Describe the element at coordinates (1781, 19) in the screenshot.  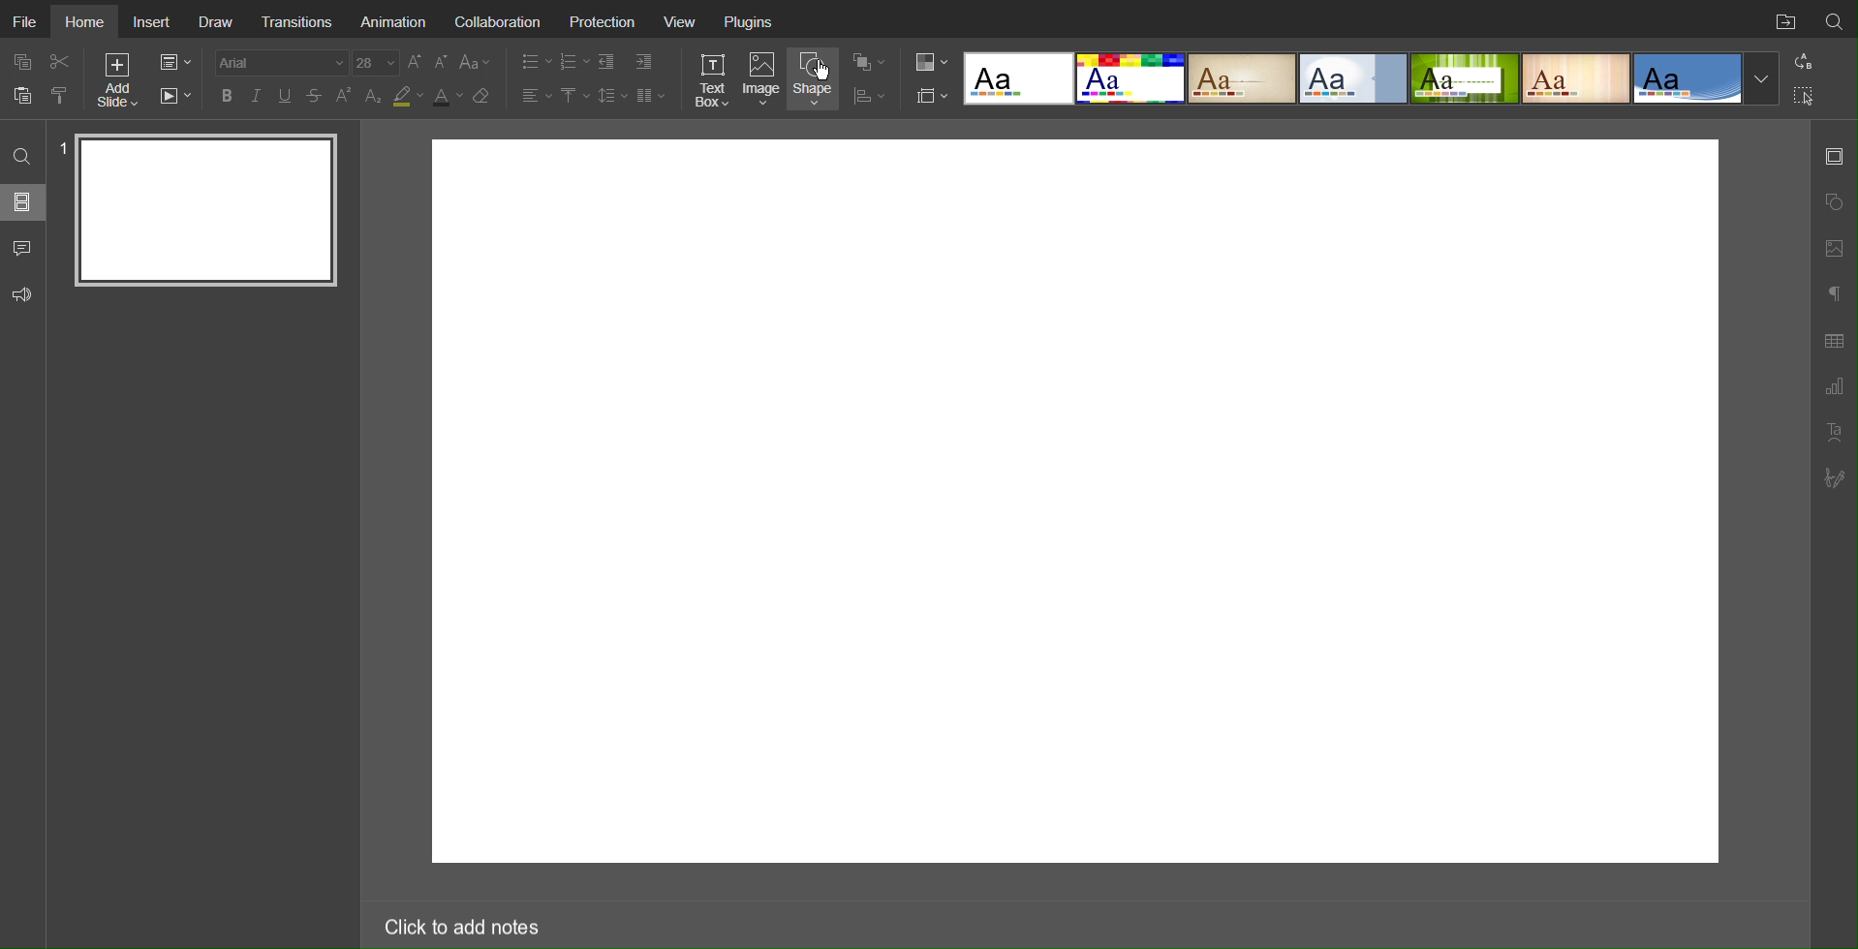
I see `Open File Location` at that location.